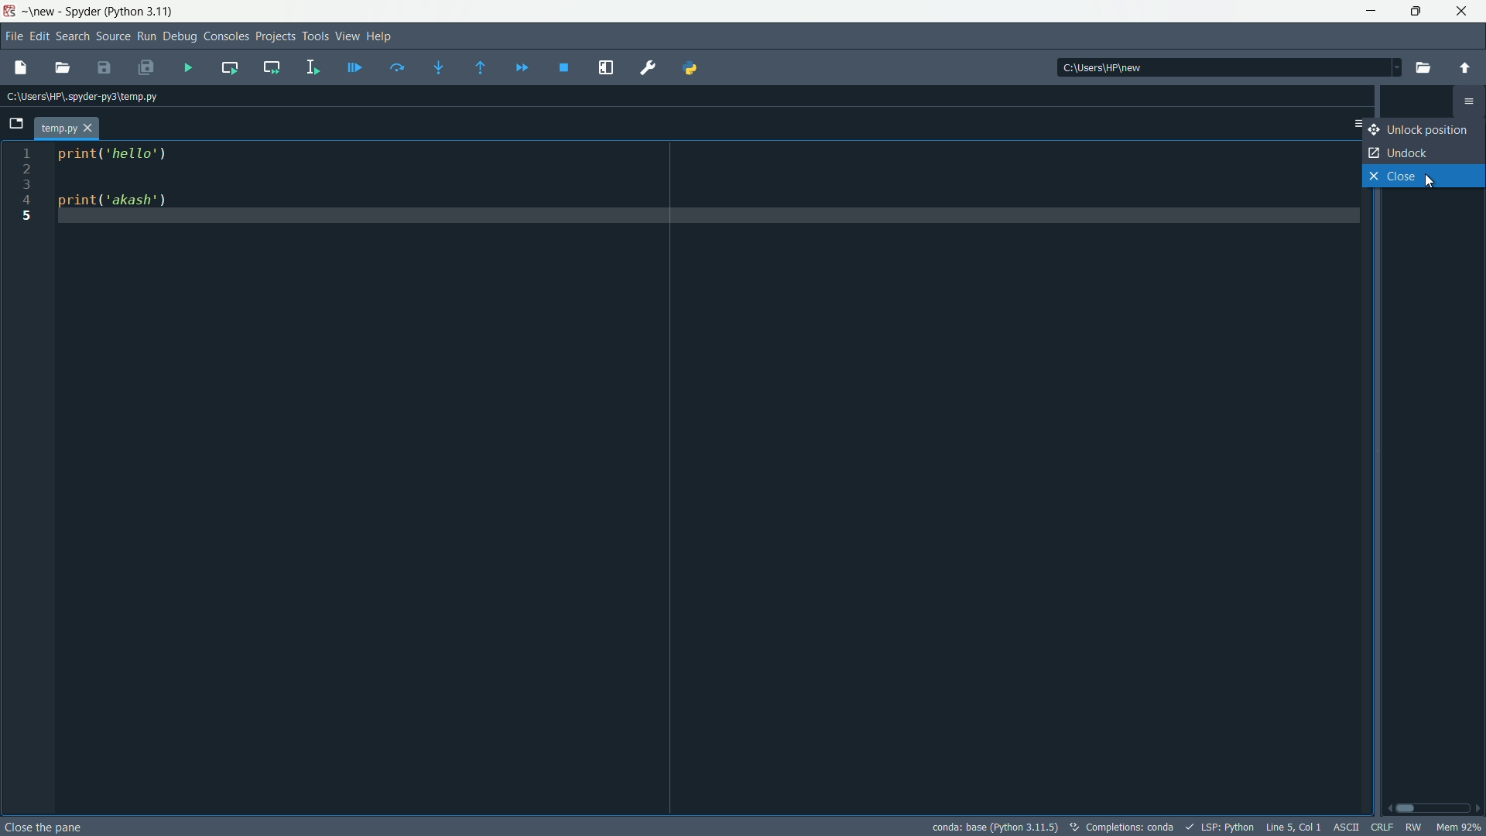 This screenshot has height=836, width=1486. What do you see at coordinates (139, 12) in the screenshot?
I see `python 3.11` at bounding box center [139, 12].